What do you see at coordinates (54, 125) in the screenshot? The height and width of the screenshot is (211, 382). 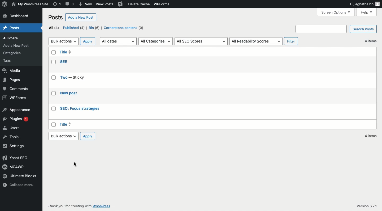 I see `Checkbox` at bounding box center [54, 125].